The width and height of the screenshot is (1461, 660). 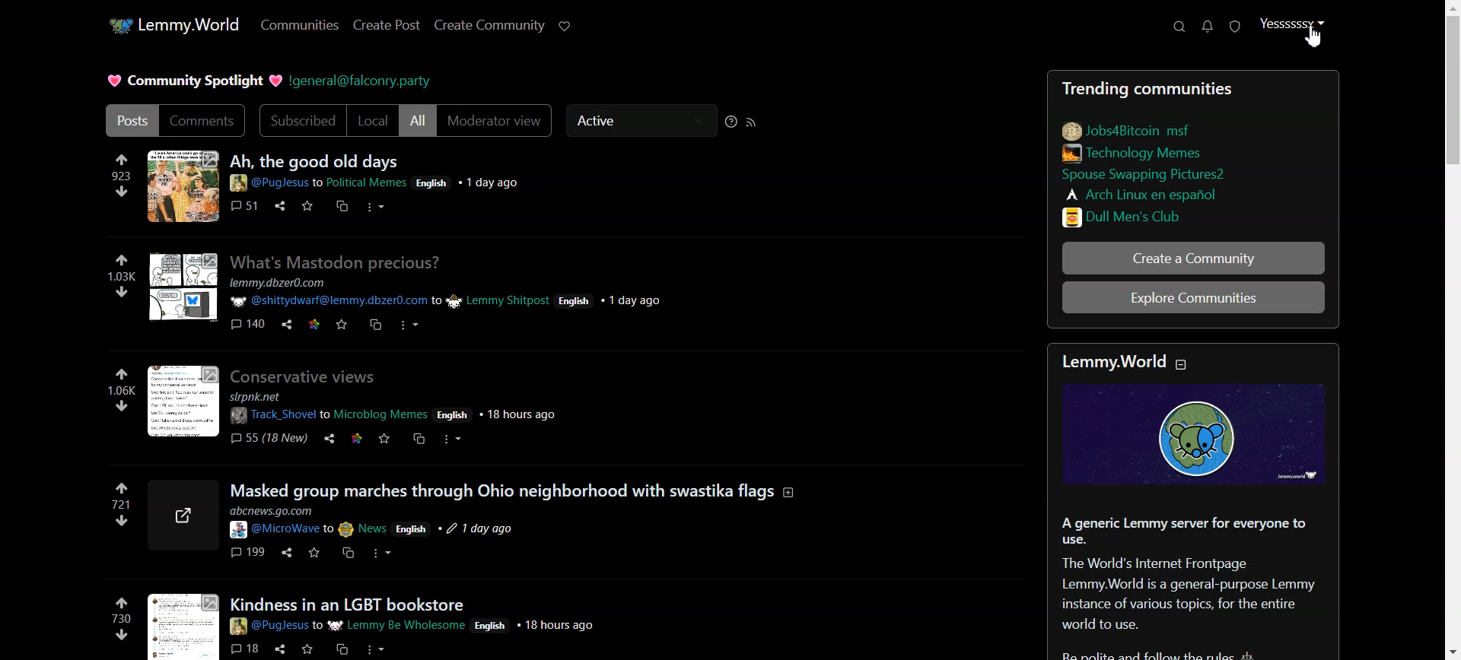 What do you see at coordinates (1179, 26) in the screenshot?
I see `Search` at bounding box center [1179, 26].